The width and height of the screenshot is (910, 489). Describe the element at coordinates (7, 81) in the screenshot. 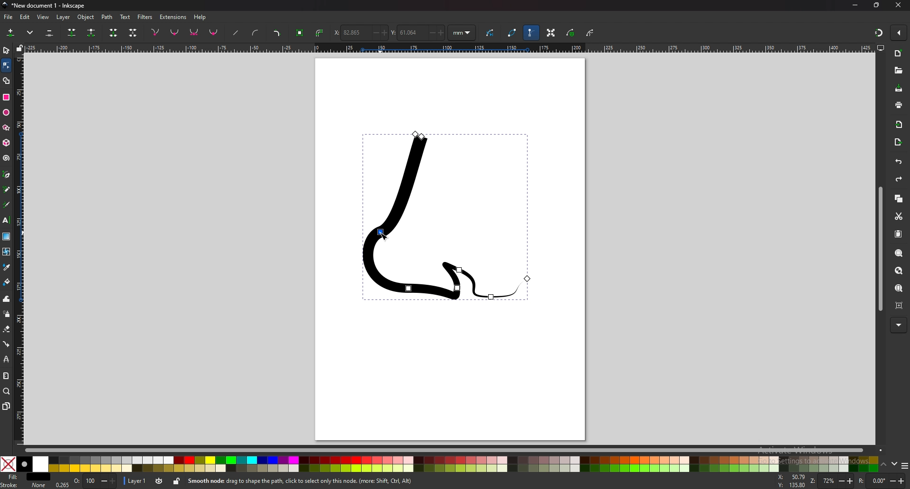

I see `shape builder` at that location.